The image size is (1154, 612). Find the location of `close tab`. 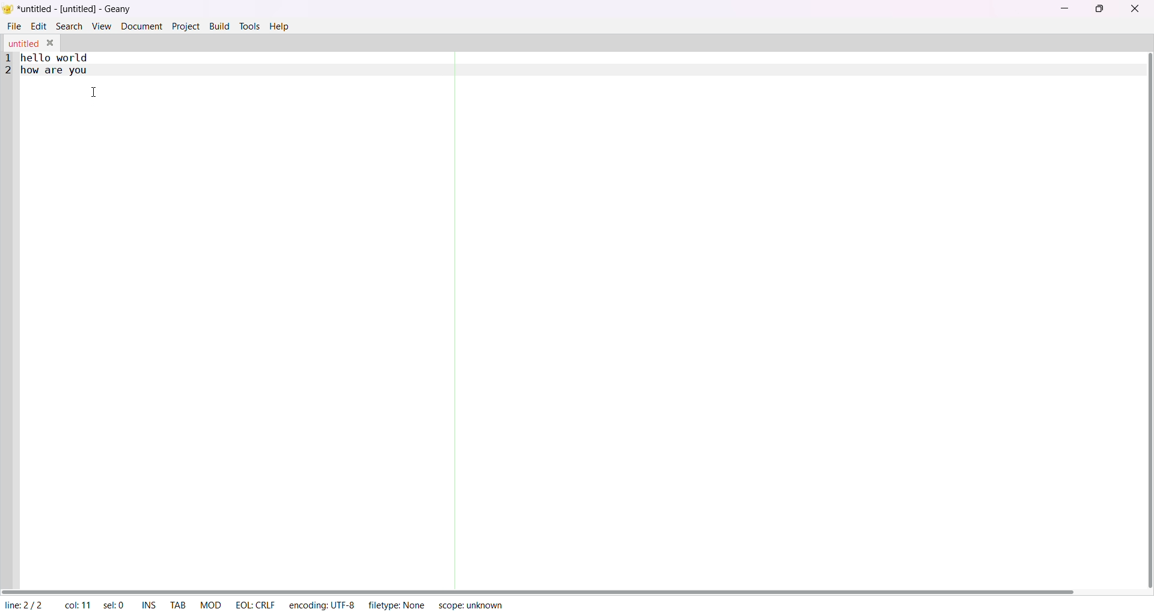

close tab is located at coordinates (51, 43).